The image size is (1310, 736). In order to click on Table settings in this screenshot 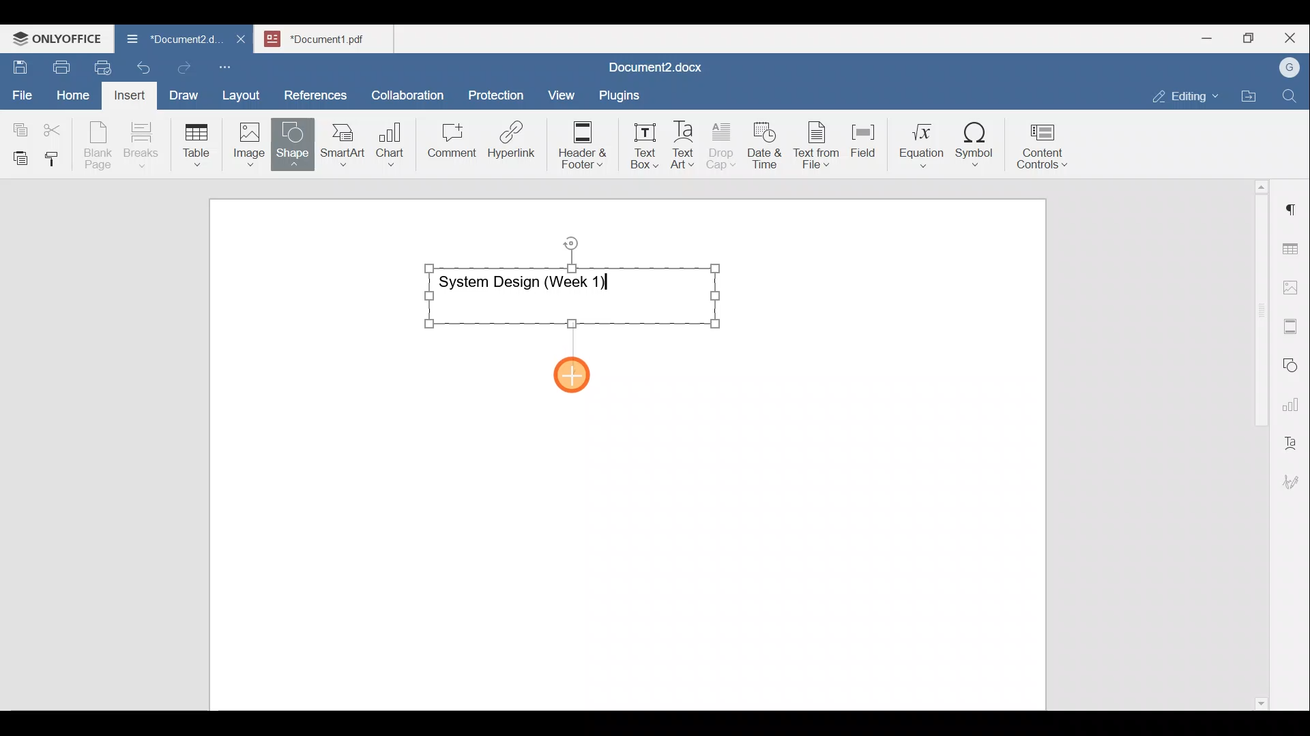, I will do `click(1293, 247)`.